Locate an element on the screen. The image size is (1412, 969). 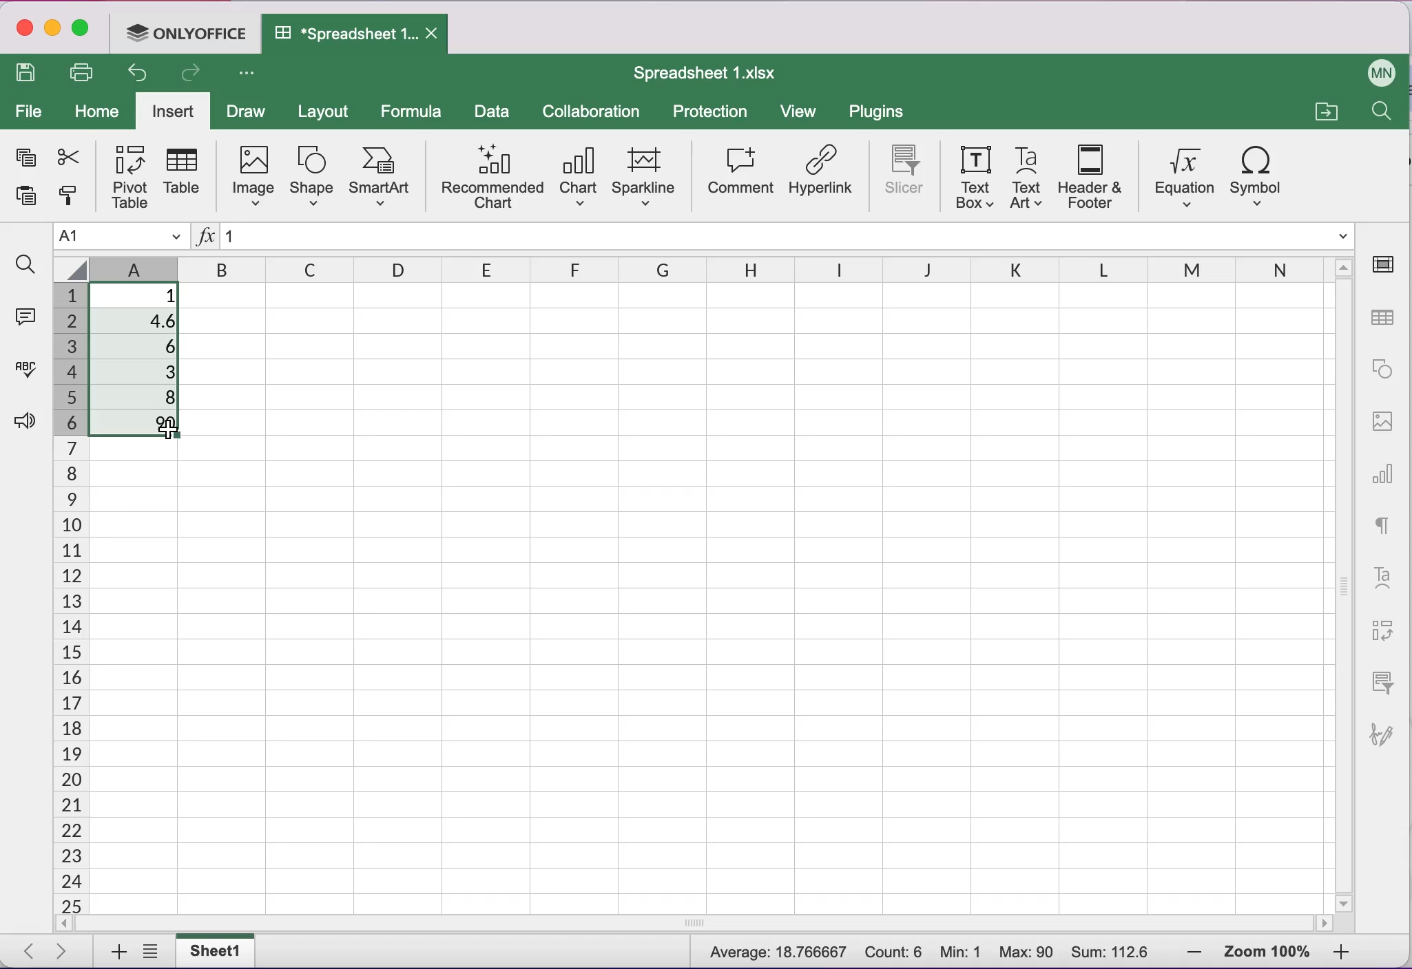
ONLYOFFICE is located at coordinates (188, 33).